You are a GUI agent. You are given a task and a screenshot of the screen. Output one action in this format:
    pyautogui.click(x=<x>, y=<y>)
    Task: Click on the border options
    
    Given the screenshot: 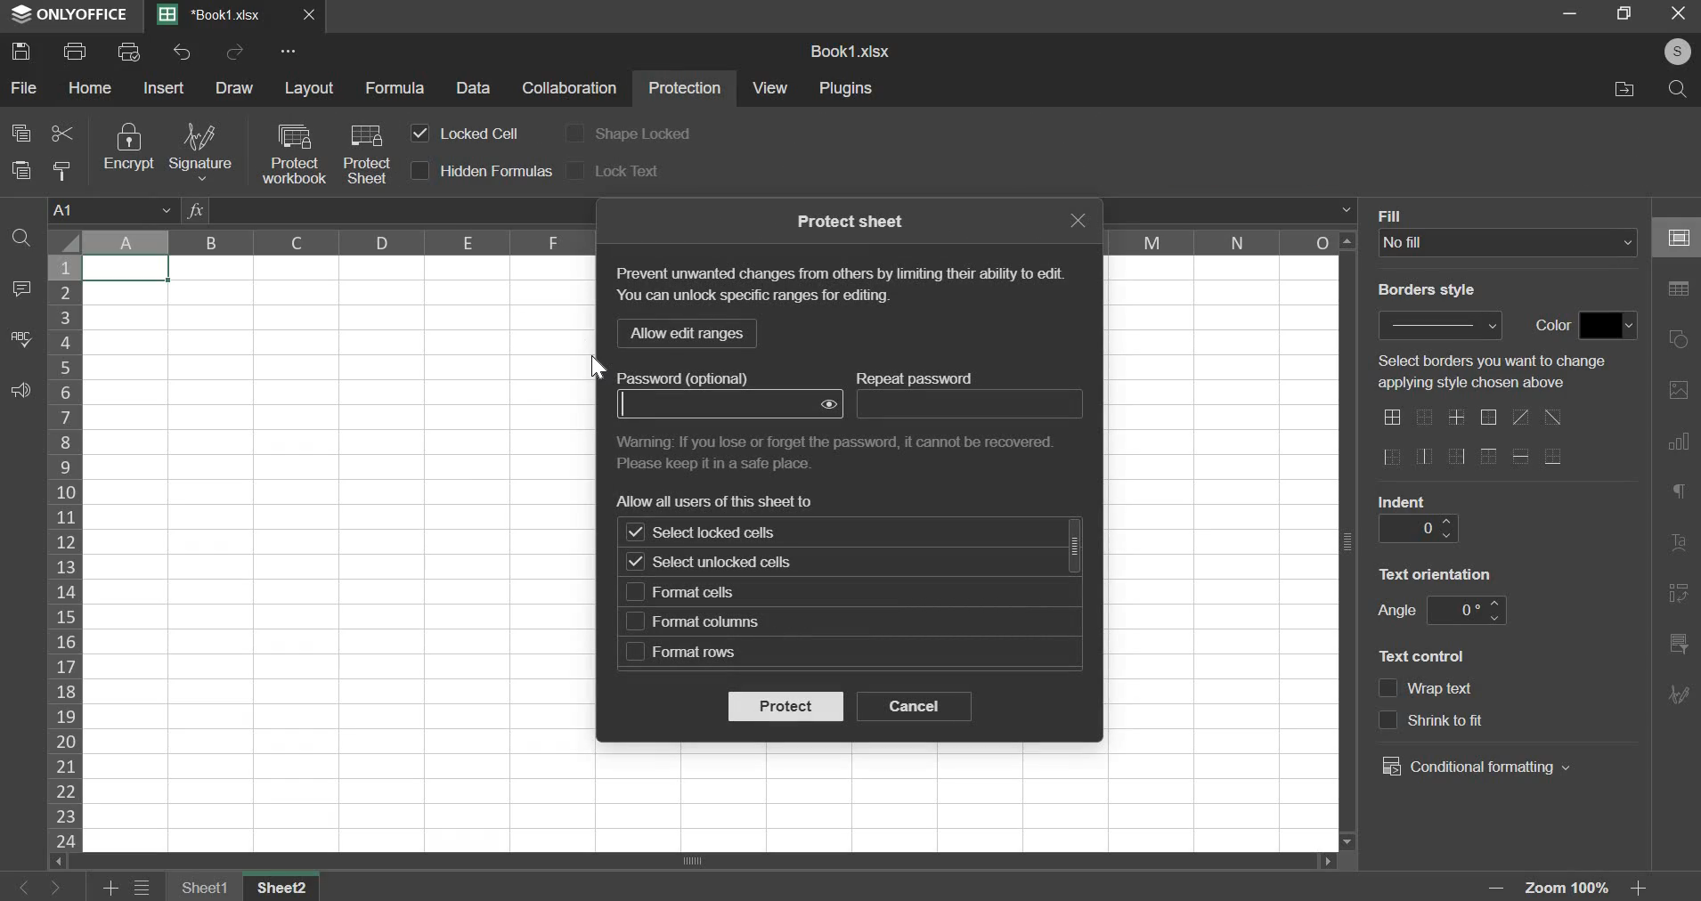 What is the action you would take?
    pyautogui.click(x=1426, y=419)
    